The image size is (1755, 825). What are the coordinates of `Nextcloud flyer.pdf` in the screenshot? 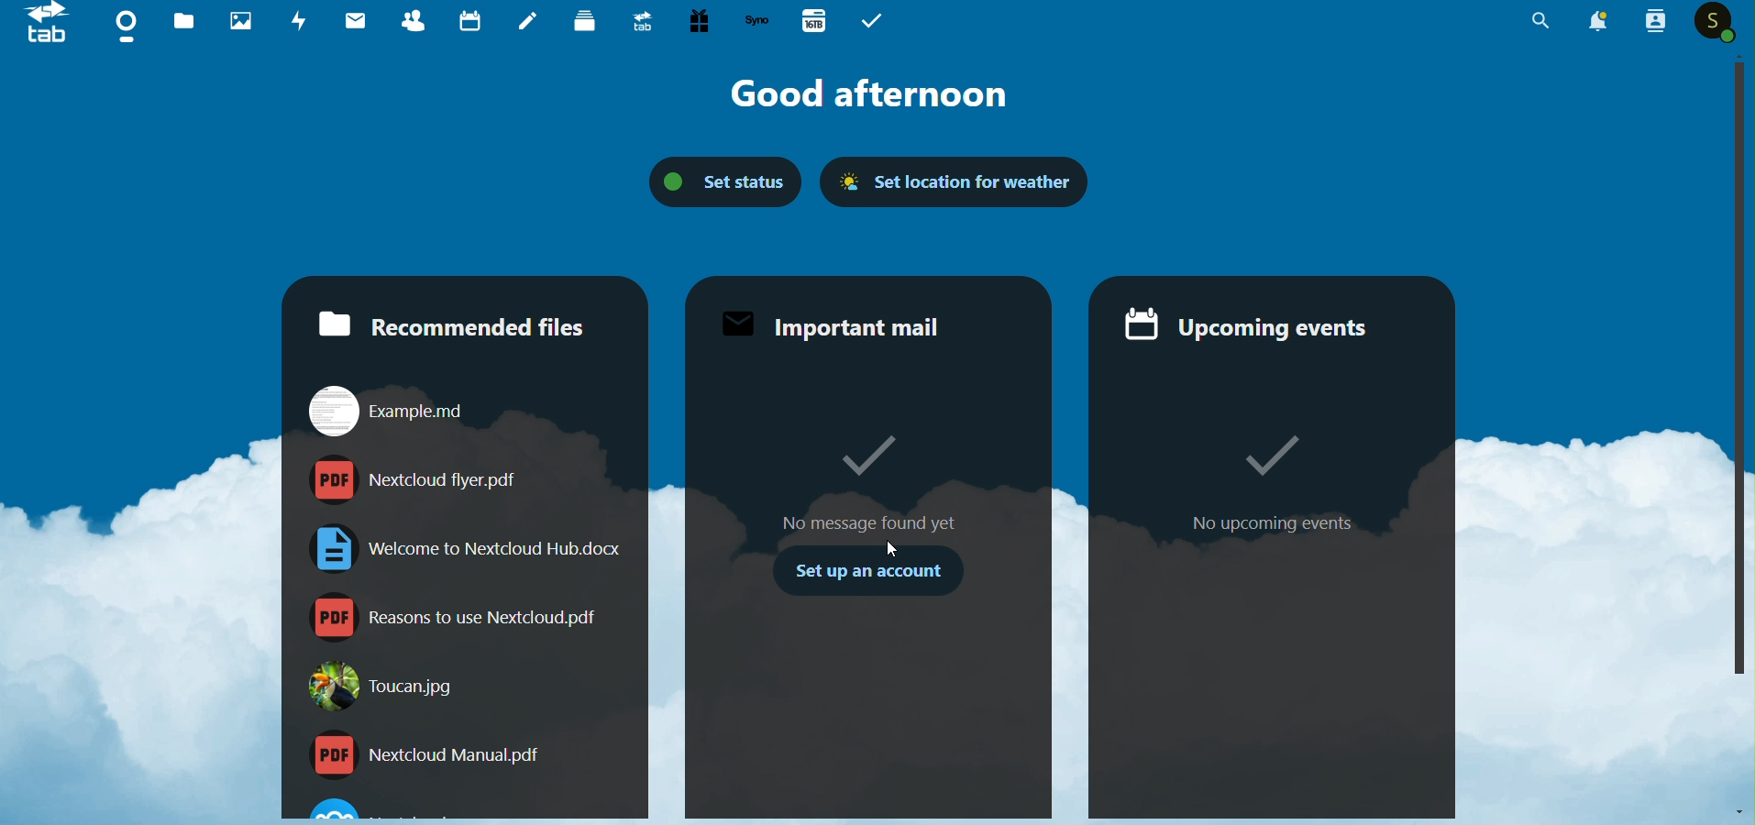 It's located at (420, 482).